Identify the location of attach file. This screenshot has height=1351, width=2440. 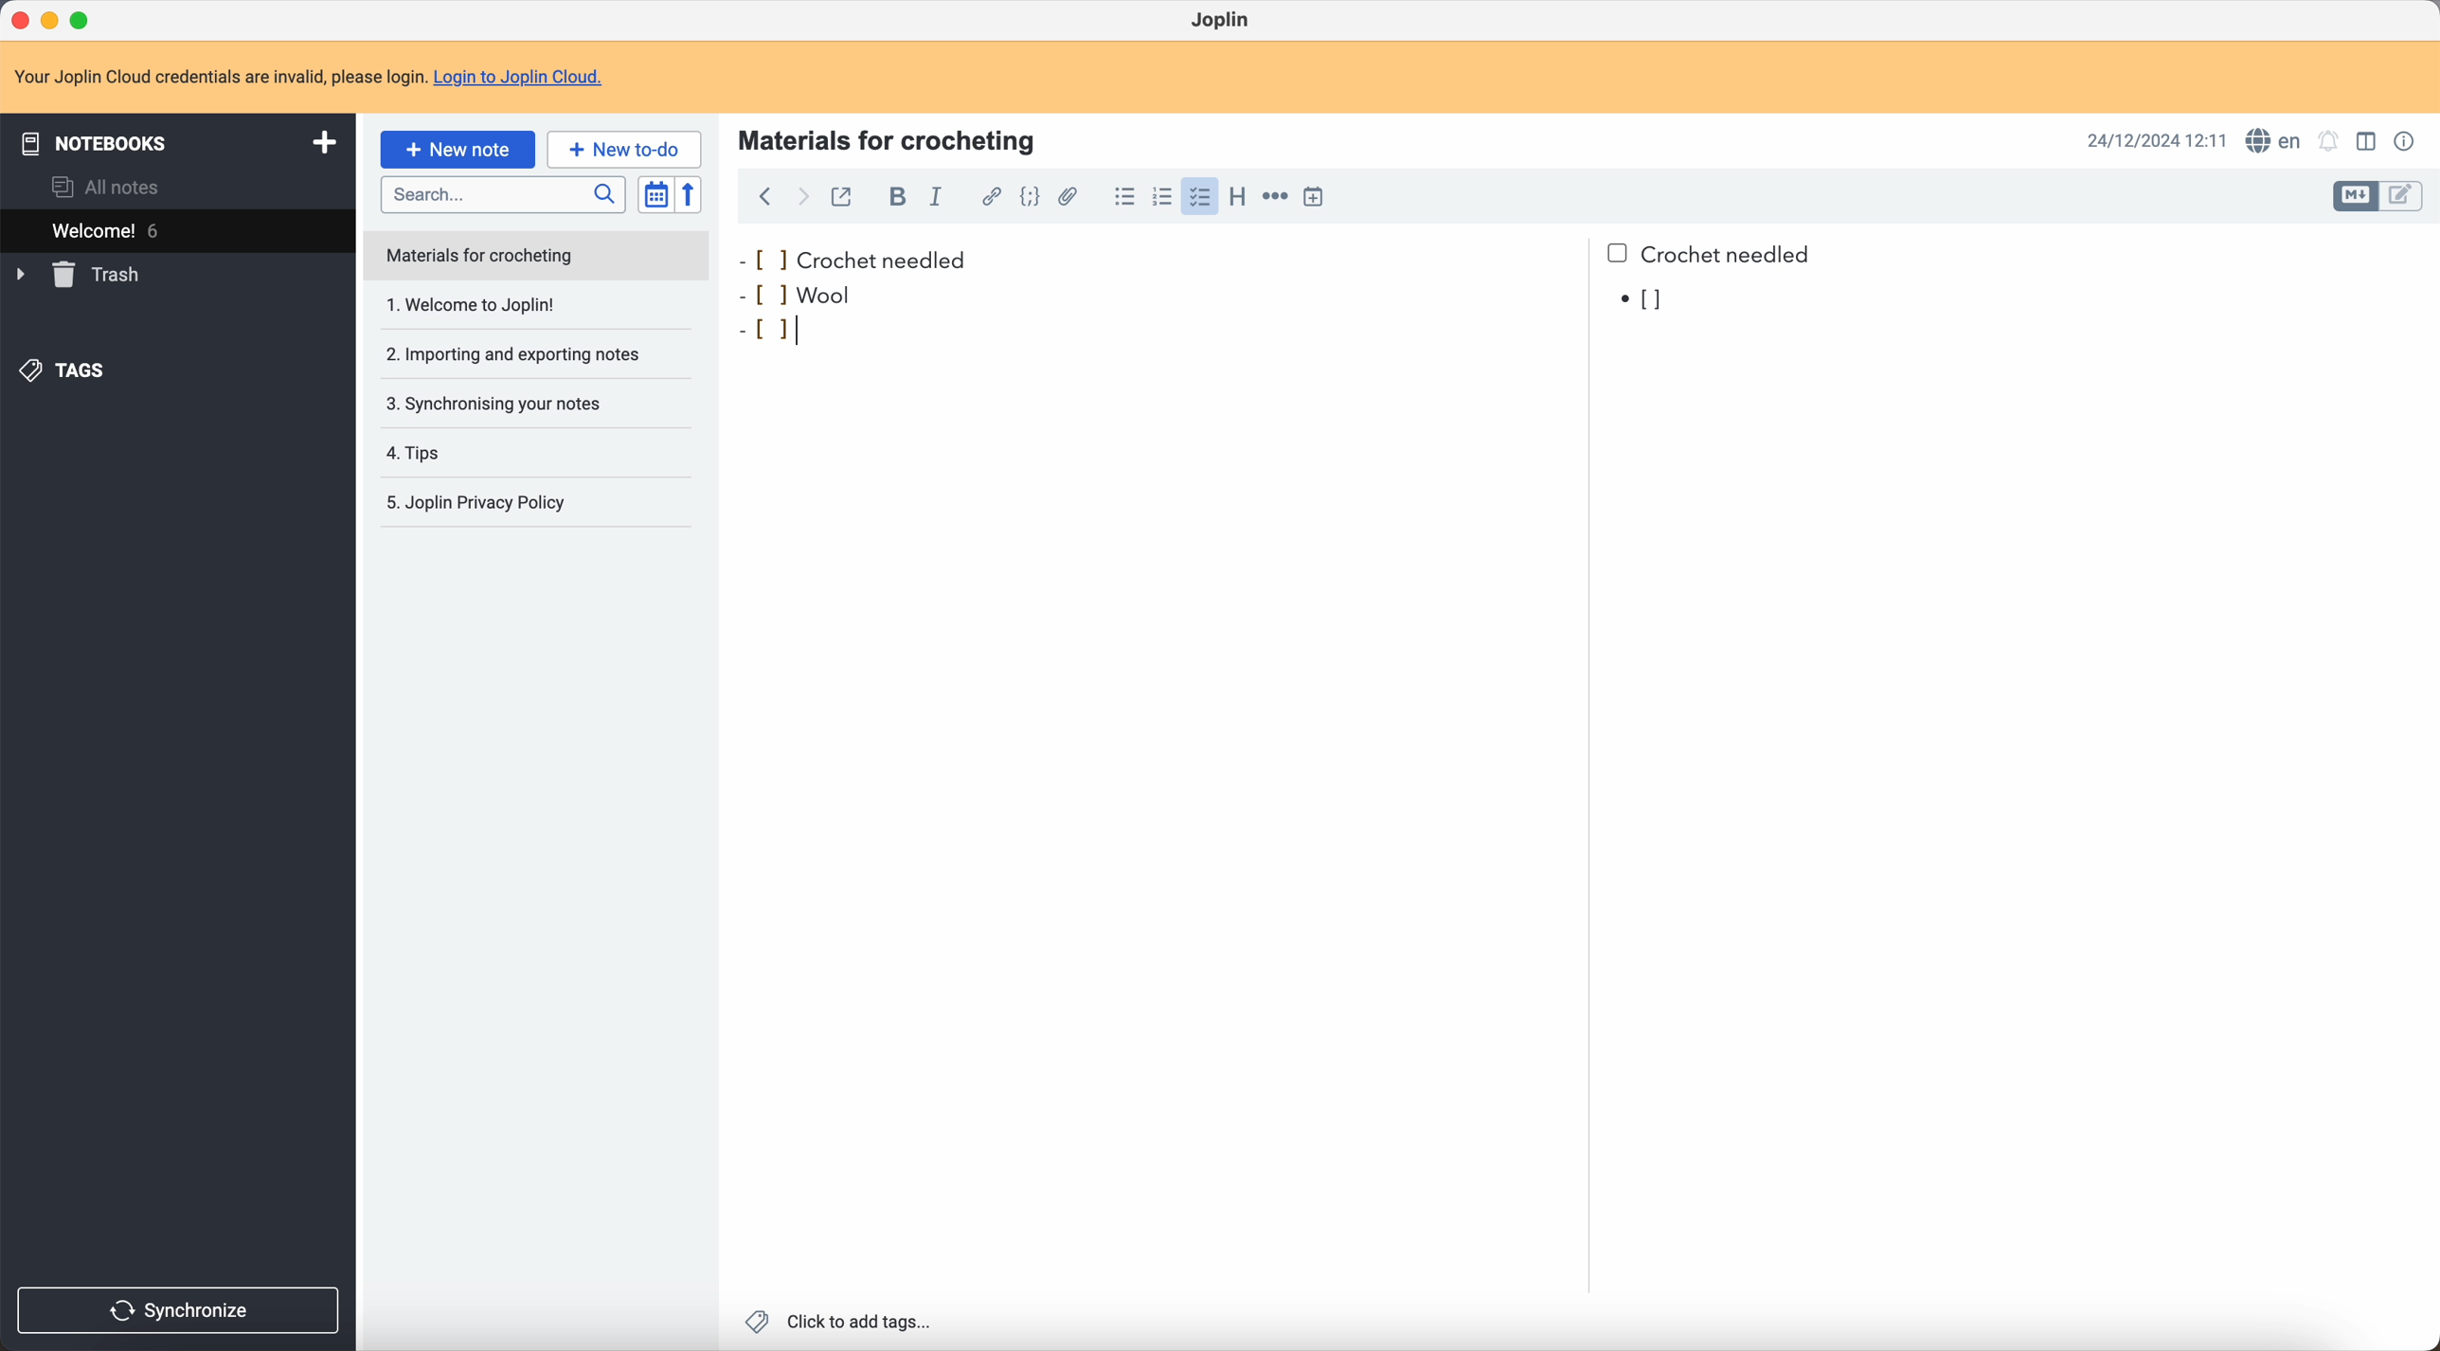
(1072, 197).